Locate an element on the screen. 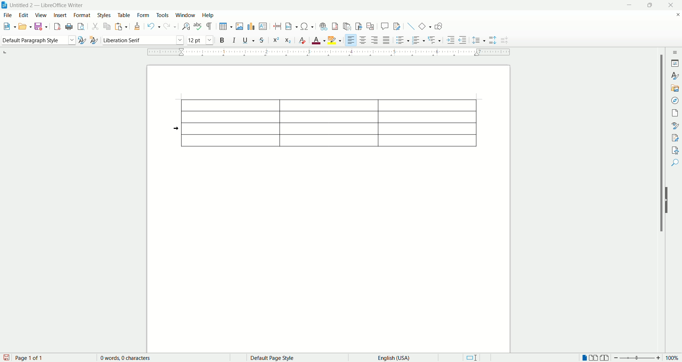  page is located at coordinates (674, 113).